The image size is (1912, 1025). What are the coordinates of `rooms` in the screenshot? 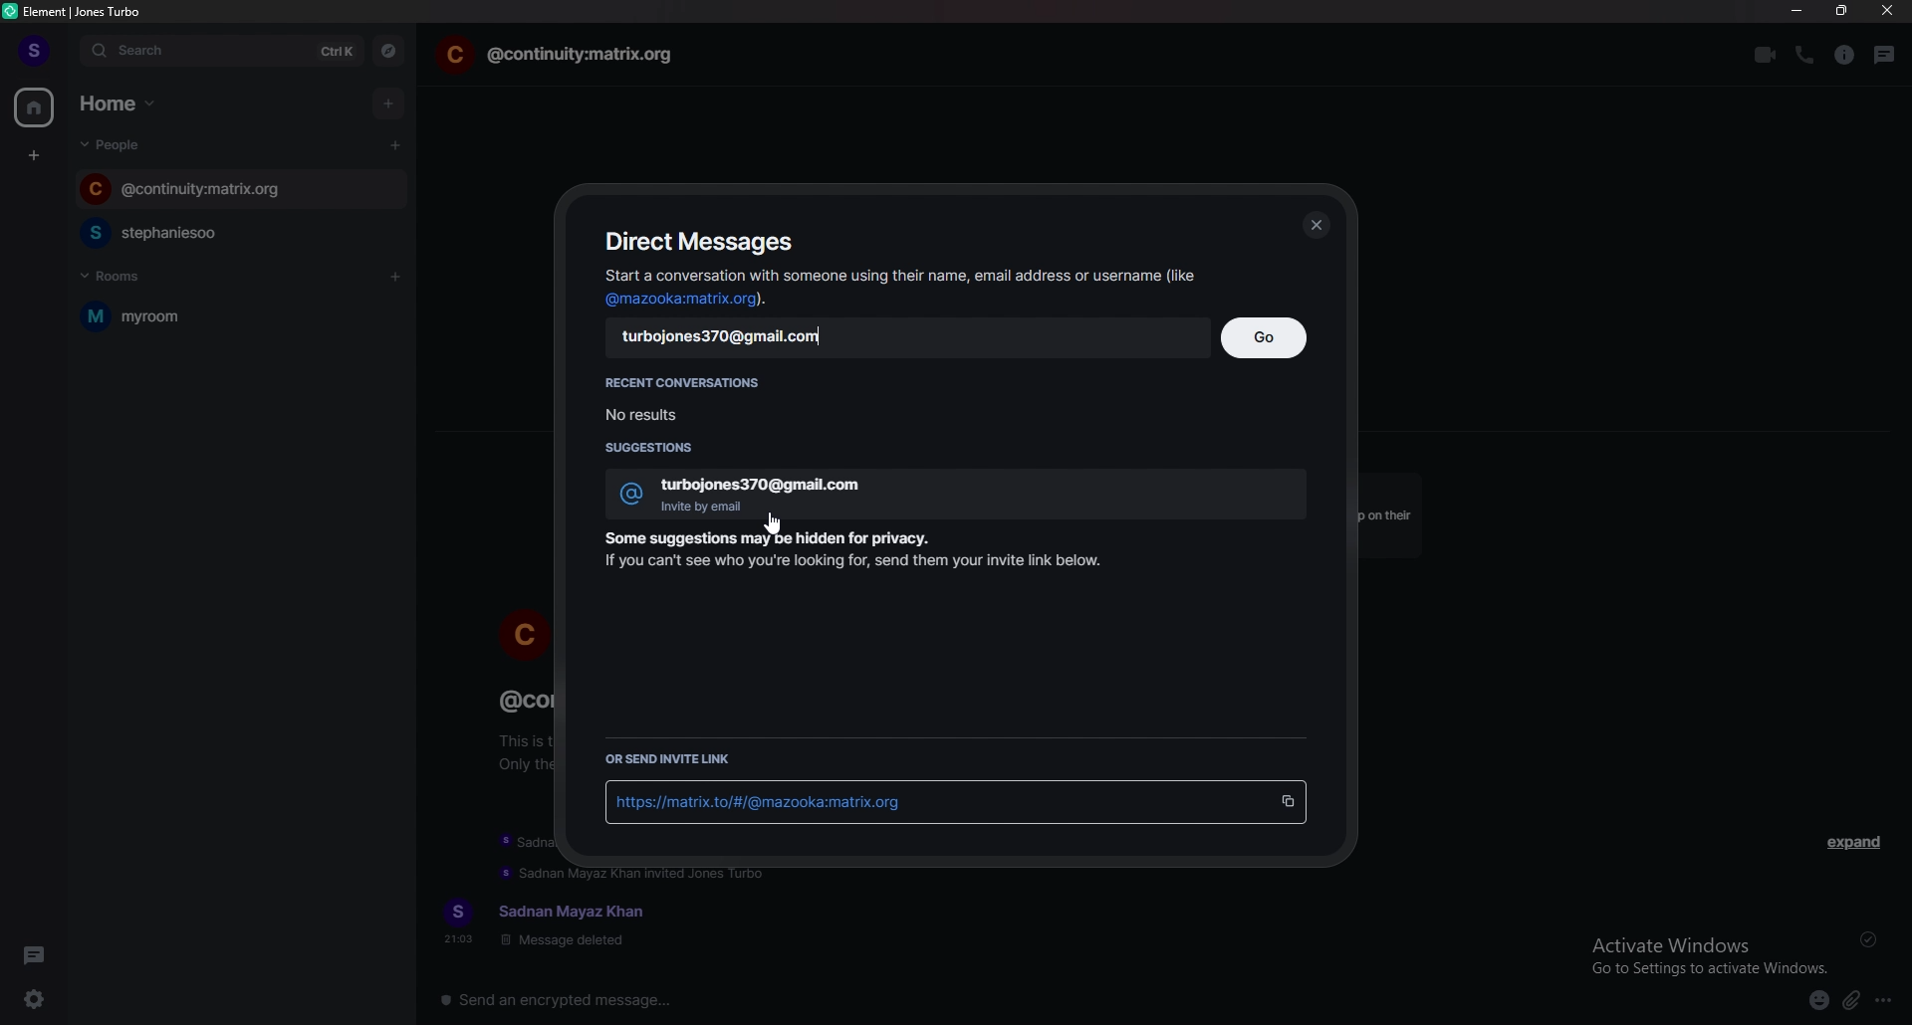 It's located at (135, 276).